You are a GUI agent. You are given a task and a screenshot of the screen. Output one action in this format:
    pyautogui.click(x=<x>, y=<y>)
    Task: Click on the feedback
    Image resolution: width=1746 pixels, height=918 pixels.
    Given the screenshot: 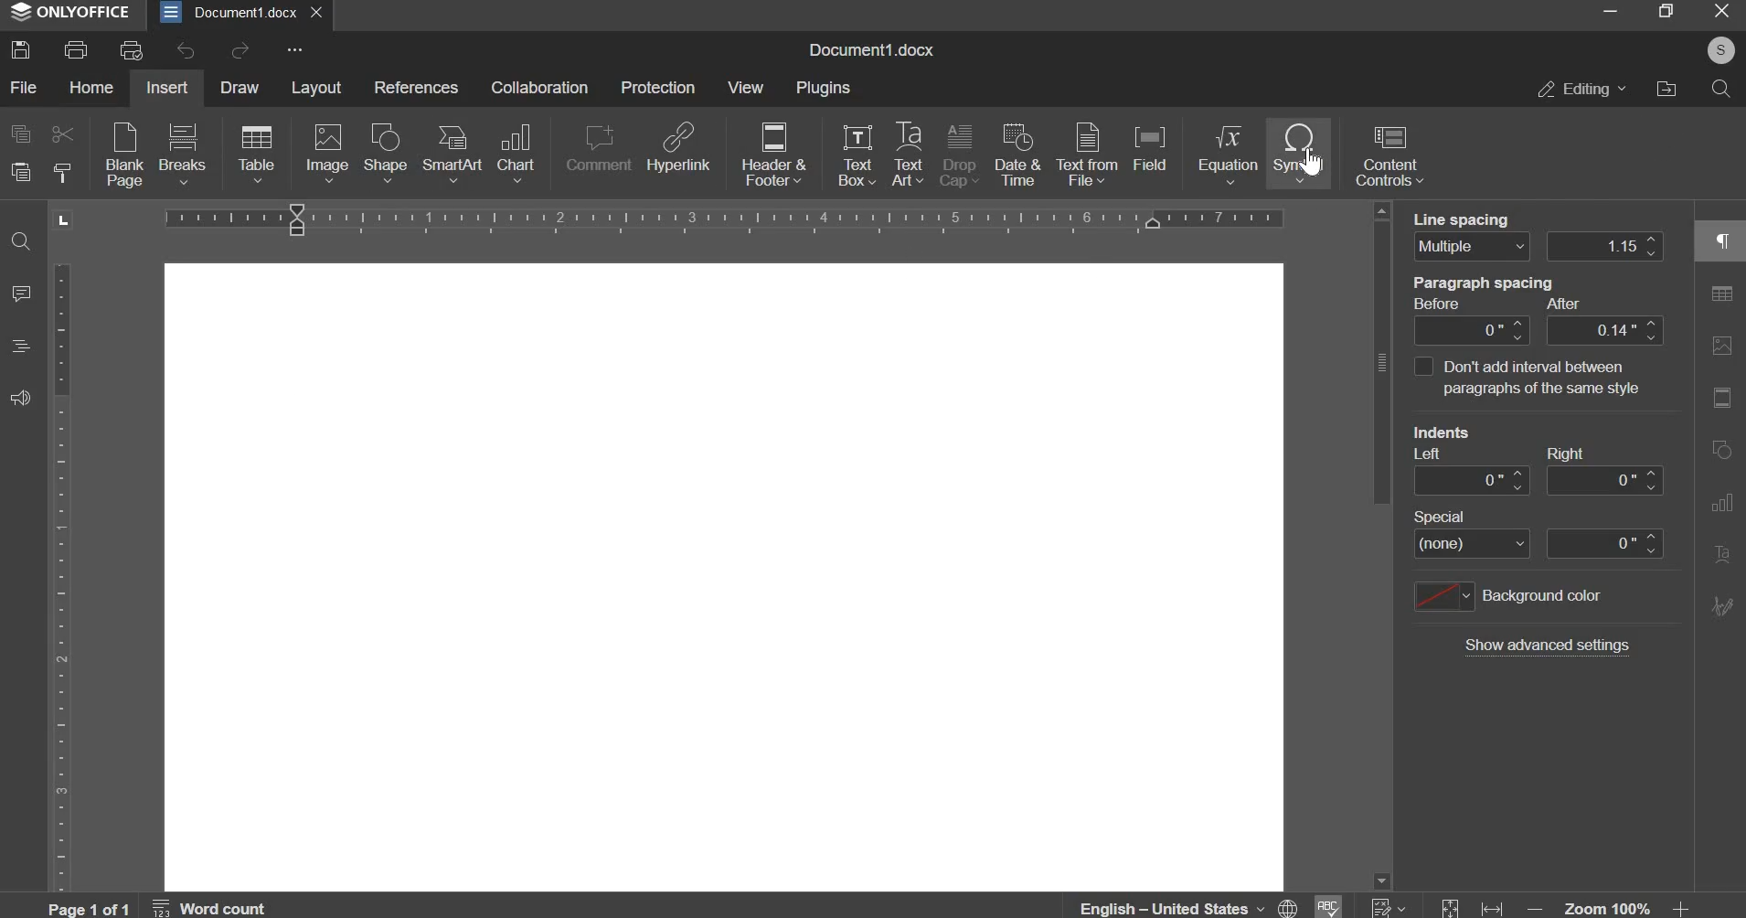 What is the action you would take?
    pyautogui.click(x=20, y=397)
    